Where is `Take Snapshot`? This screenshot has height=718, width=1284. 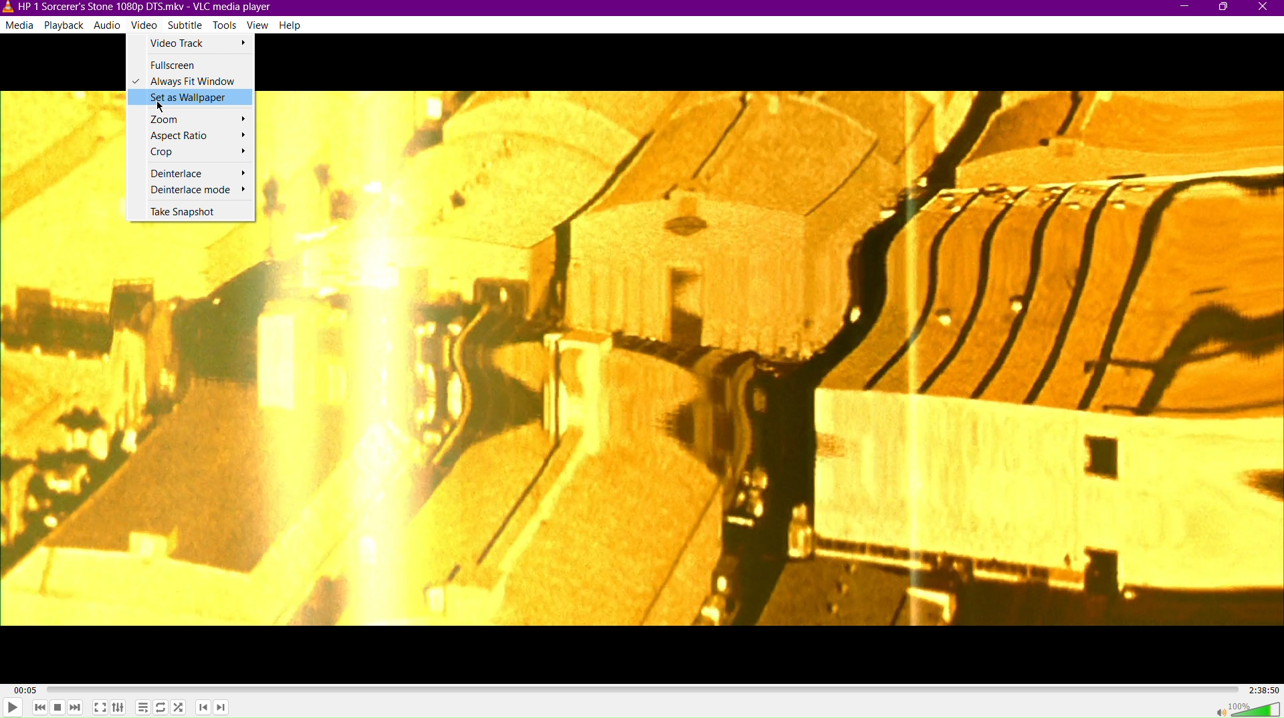
Take Snapshot is located at coordinates (192, 211).